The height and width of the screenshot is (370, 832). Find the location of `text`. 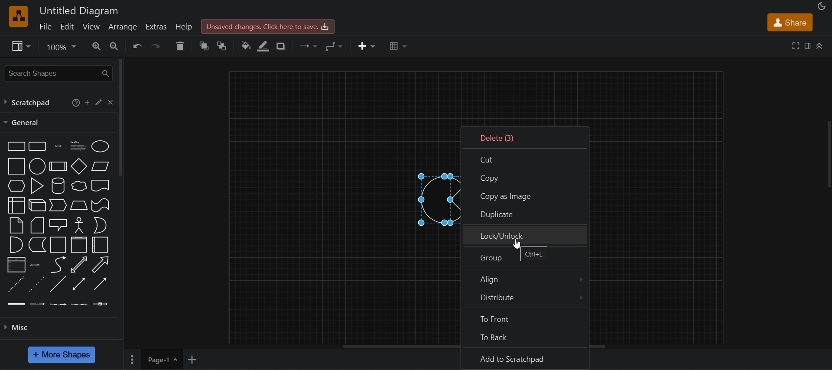

text is located at coordinates (58, 146).